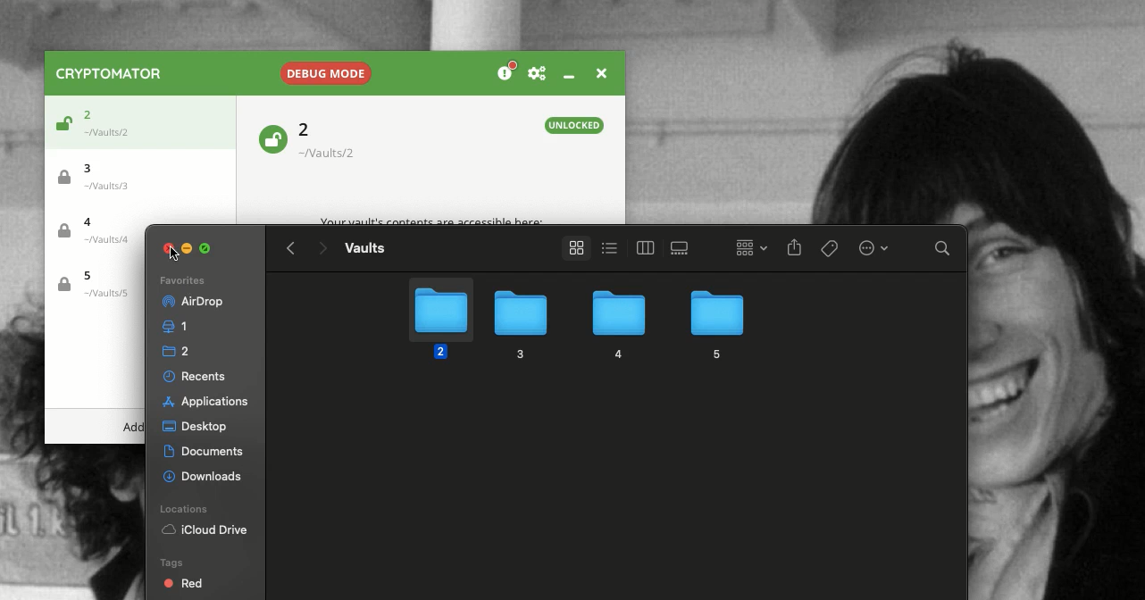  I want to click on Orange, so click(193, 586).